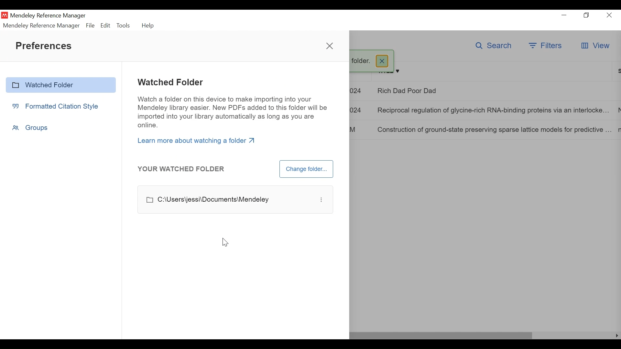 The width and height of the screenshot is (621, 349). I want to click on Restore, so click(588, 15).